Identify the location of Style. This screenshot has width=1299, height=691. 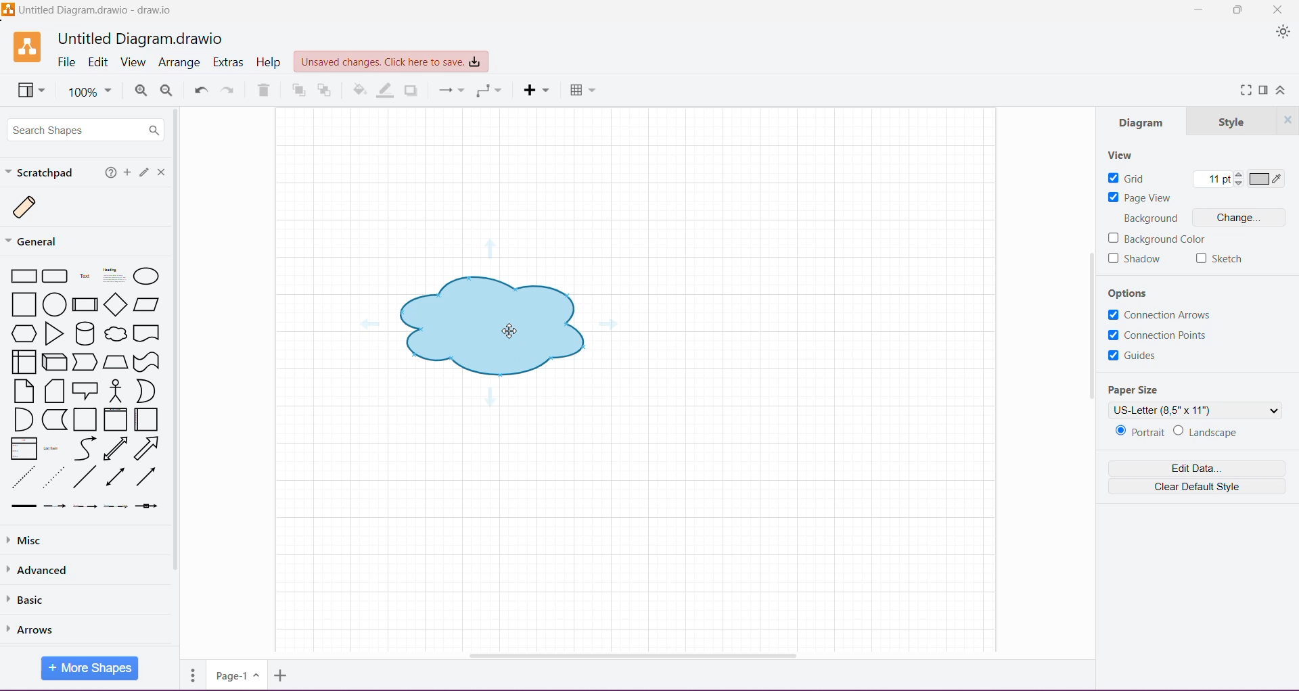
(1232, 120).